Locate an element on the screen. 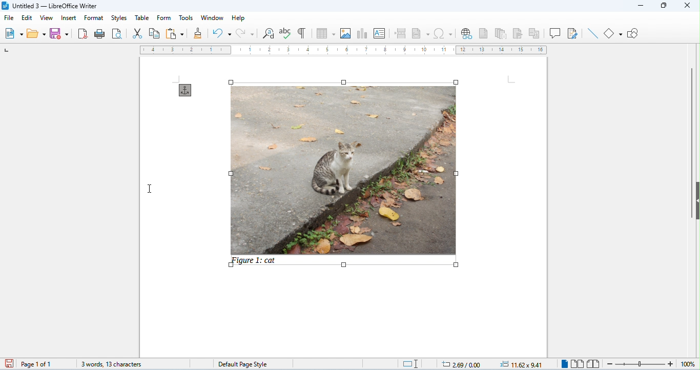 Image resolution: width=700 pixels, height=370 pixels. new is located at coordinates (14, 33).